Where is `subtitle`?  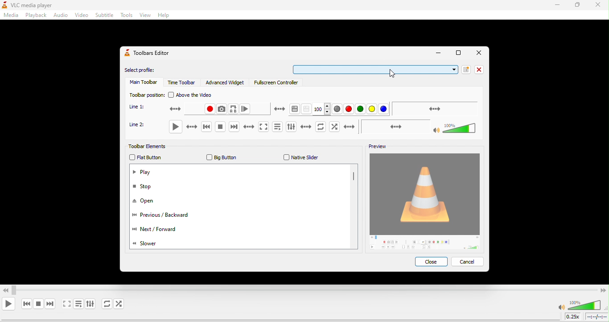 subtitle is located at coordinates (104, 15).